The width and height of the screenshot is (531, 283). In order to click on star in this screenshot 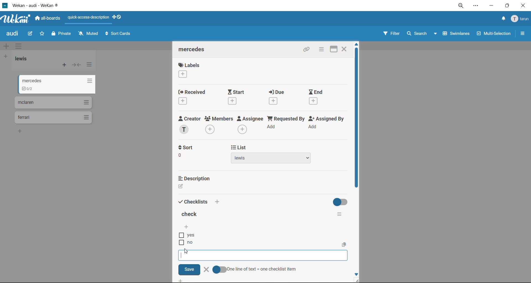, I will do `click(44, 34)`.